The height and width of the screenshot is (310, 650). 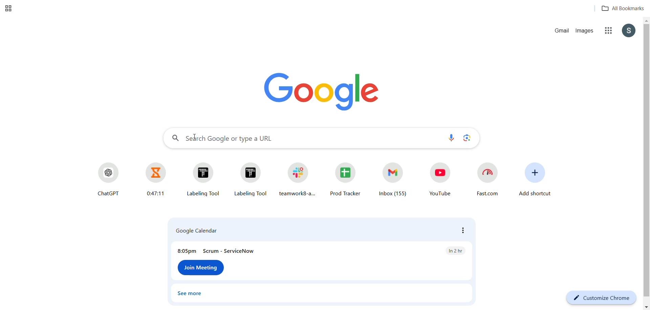 What do you see at coordinates (646, 164) in the screenshot?
I see `scroll bar` at bounding box center [646, 164].